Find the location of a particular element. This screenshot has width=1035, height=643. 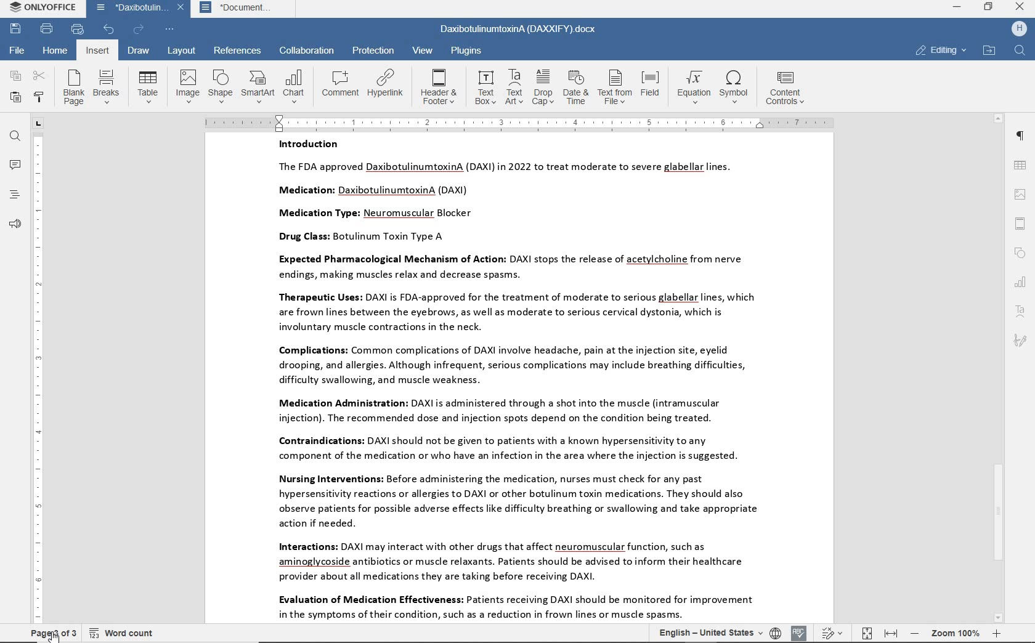

comment is located at coordinates (341, 83).